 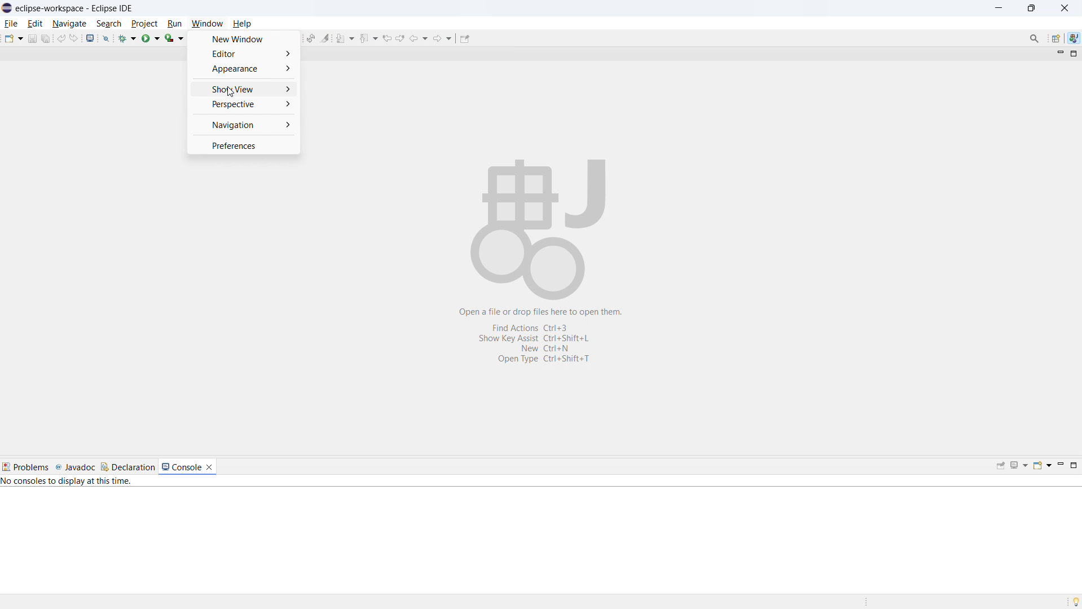 What do you see at coordinates (244, 39) in the screenshot?
I see `new window` at bounding box center [244, 39].